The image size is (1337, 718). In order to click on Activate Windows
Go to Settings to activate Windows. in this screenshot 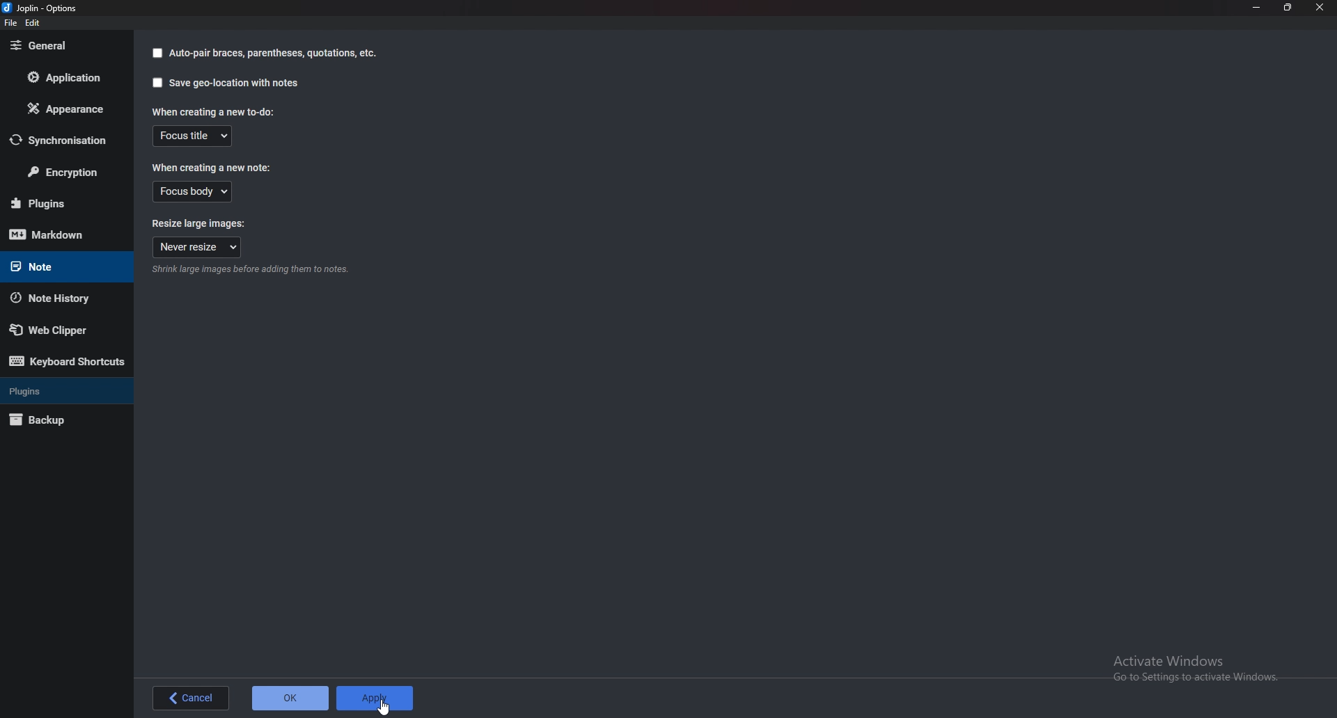, I will do `click(1197, 668)`.